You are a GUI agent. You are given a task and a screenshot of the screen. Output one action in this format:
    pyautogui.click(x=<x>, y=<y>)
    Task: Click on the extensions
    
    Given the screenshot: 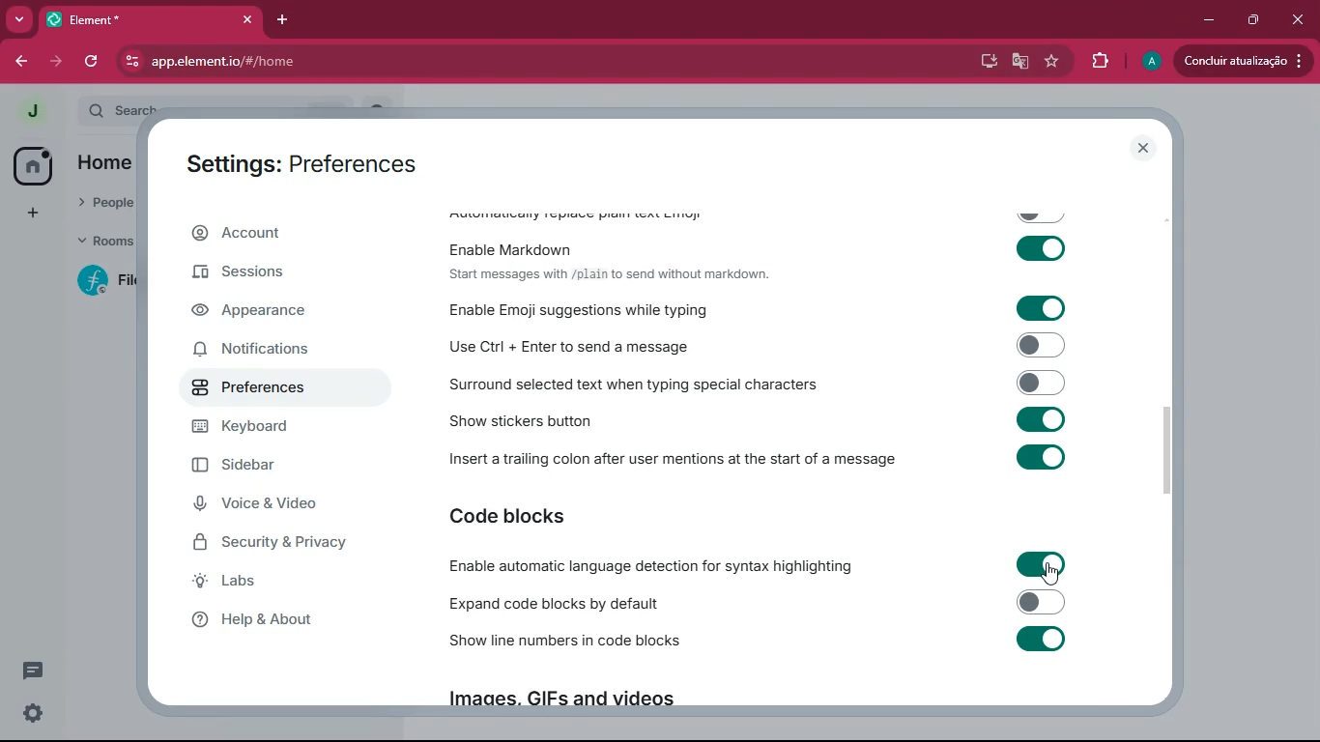 What is the action you would take?
    pyautogui.click(x=1099, y=64)
    